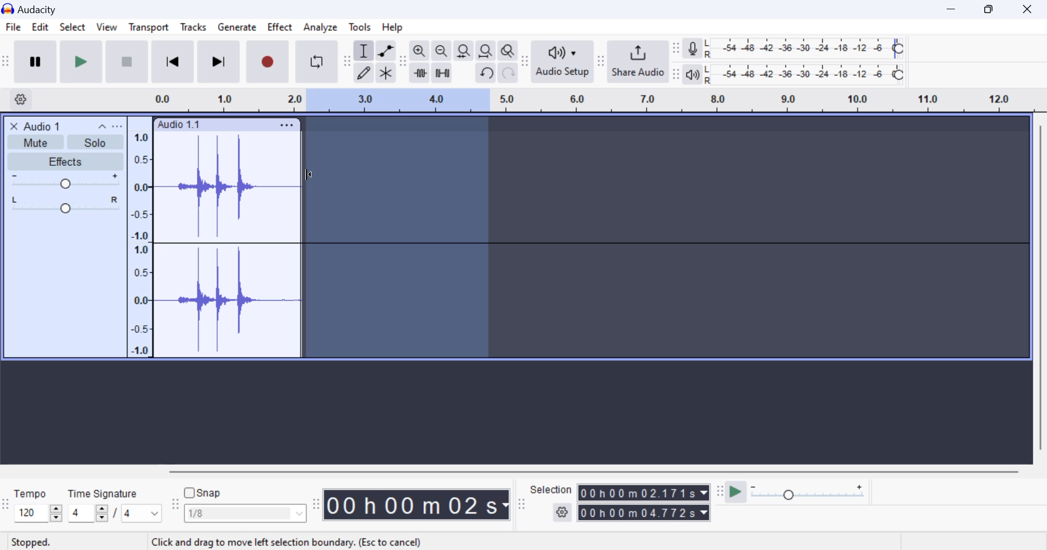 This screenshot has width=1047, height=550. What do you see at coordinates (68, 204) in the screenshot?
I see `Pan Center` at bounding box center [68, 204].